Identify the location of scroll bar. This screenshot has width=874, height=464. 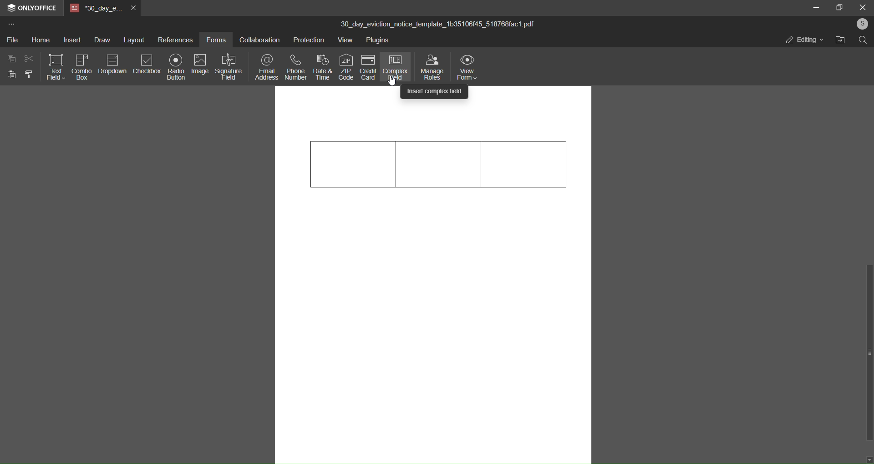
(867, 351).